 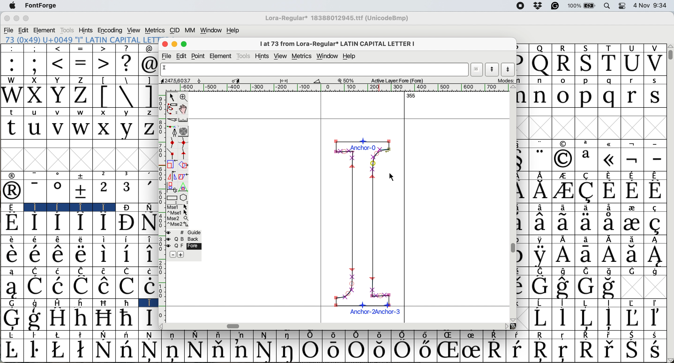 I want to click on , so click(x=170, y=246).